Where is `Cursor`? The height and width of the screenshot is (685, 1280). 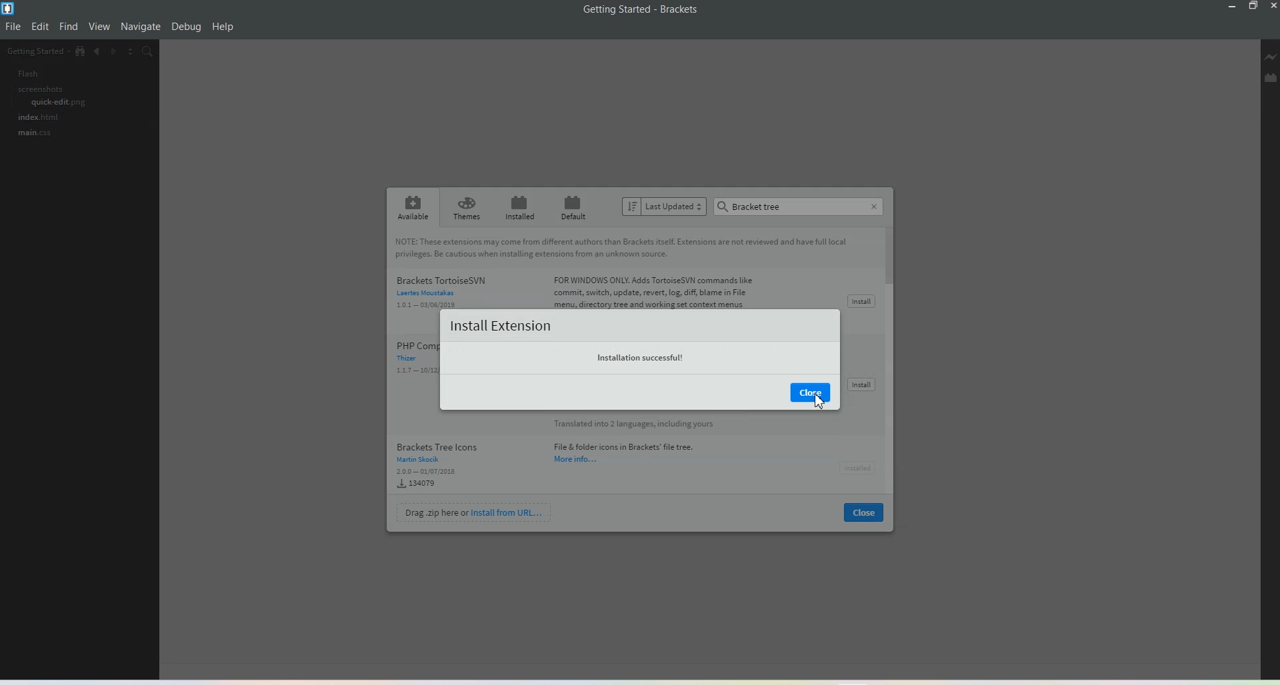
Cursor is located at coordinates (817, 400).